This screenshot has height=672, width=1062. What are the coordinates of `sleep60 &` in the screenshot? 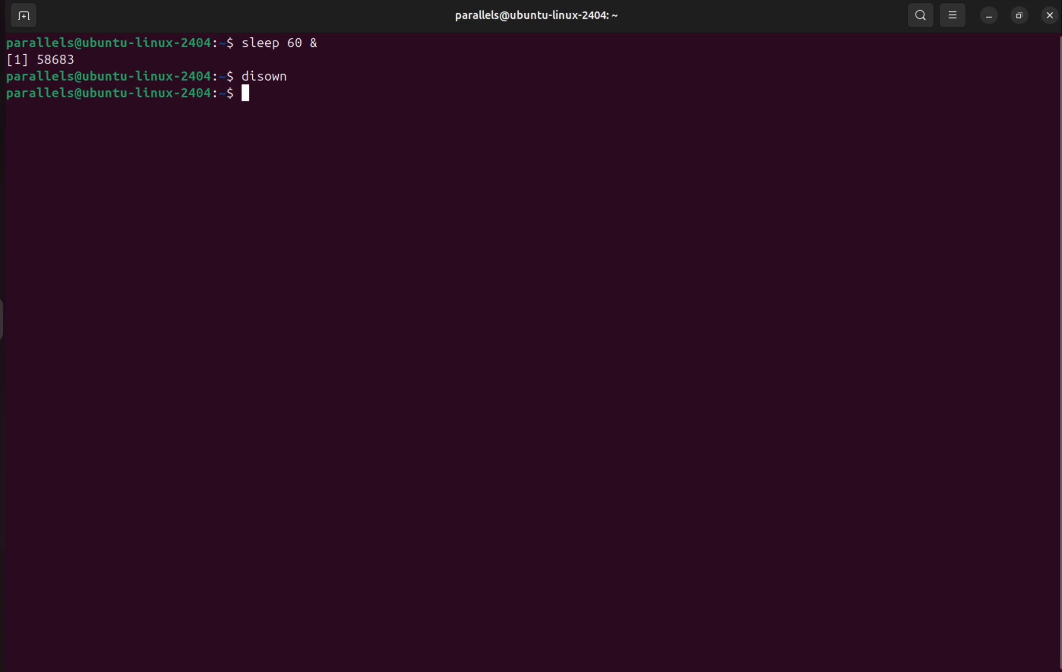 It's located at (288, 42).